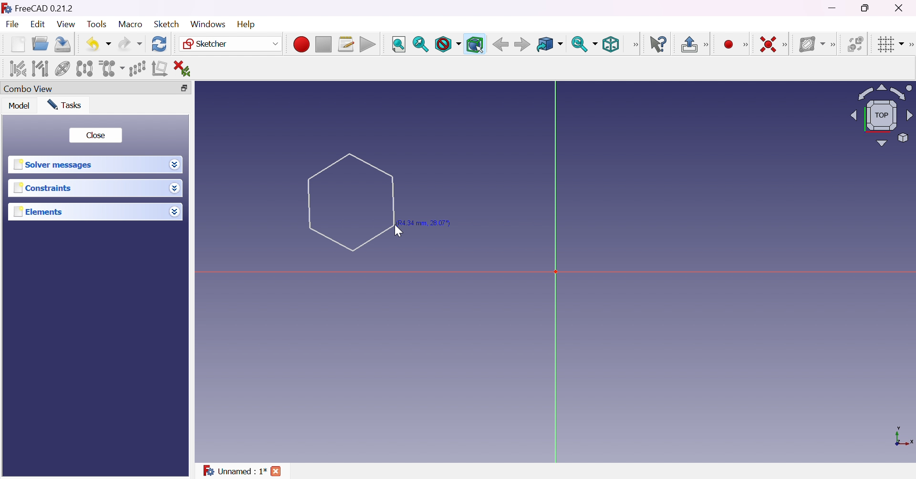  Describe the element at coordinates (19, 68) in the screenshot. I see `Select associated constraints` at that location.